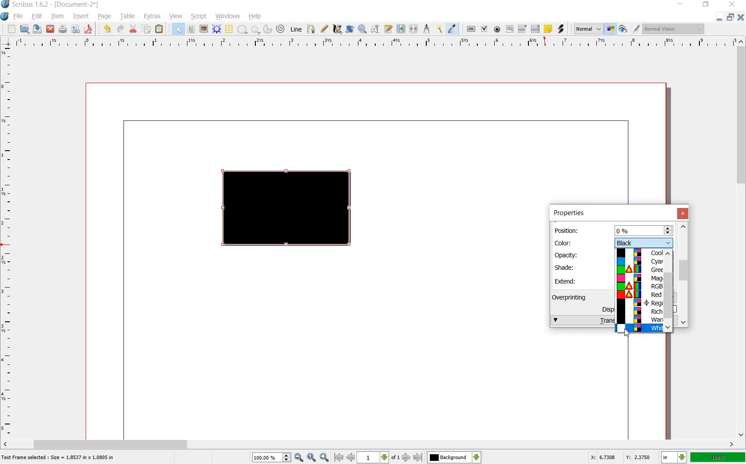  What do you see at coordinates (81, 17) in the screenshot?
I see `insert` at bounding box center [81, 17].